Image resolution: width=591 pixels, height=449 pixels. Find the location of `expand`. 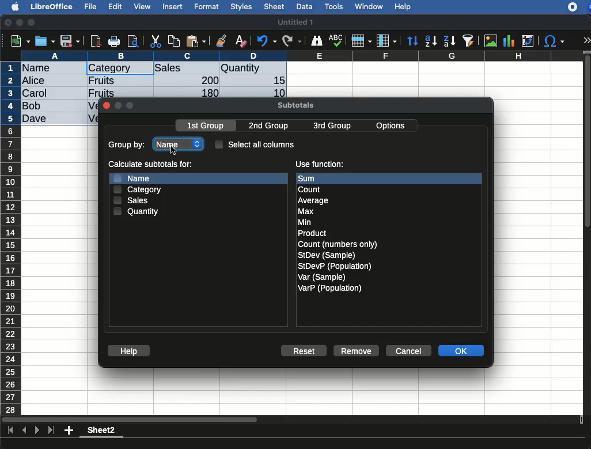

expand is located at coordinates (586, 40).